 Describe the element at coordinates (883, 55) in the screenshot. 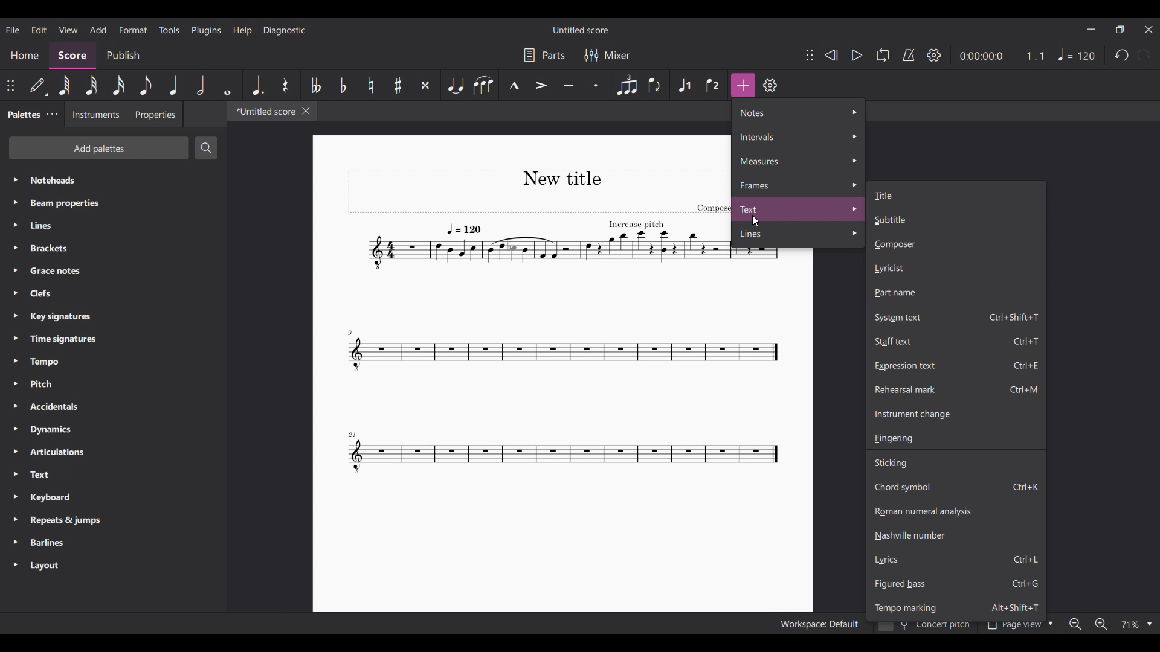

I see `Loop playback` at that location.